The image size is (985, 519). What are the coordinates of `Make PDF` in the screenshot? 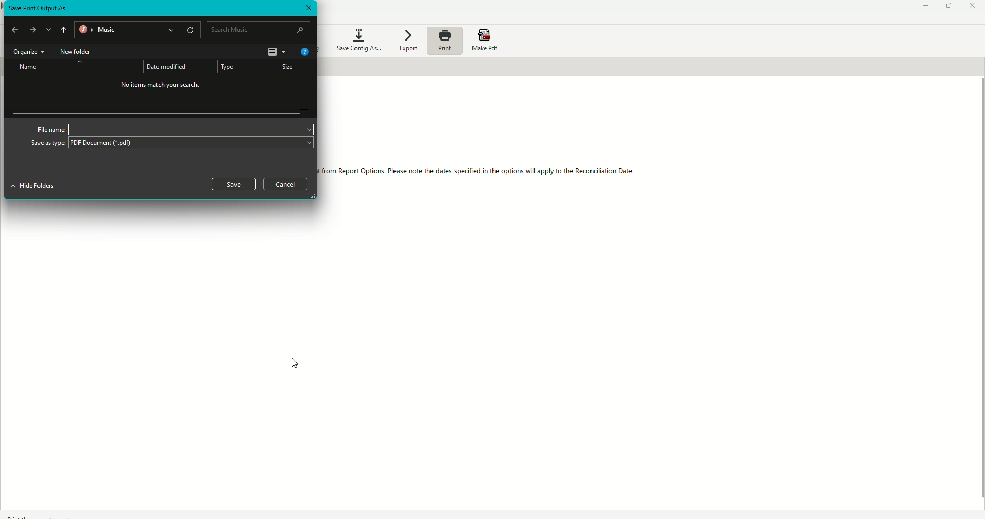 It's located at (486, 39).